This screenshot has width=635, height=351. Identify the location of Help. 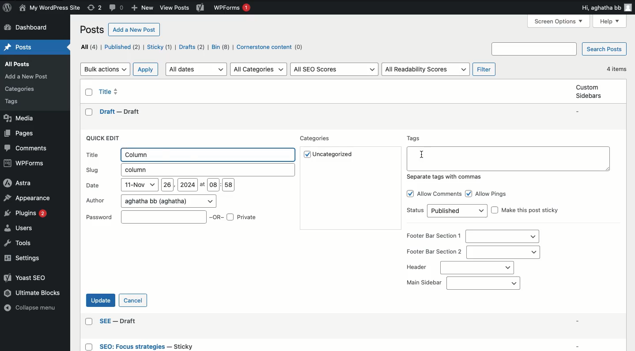
(609, 22).